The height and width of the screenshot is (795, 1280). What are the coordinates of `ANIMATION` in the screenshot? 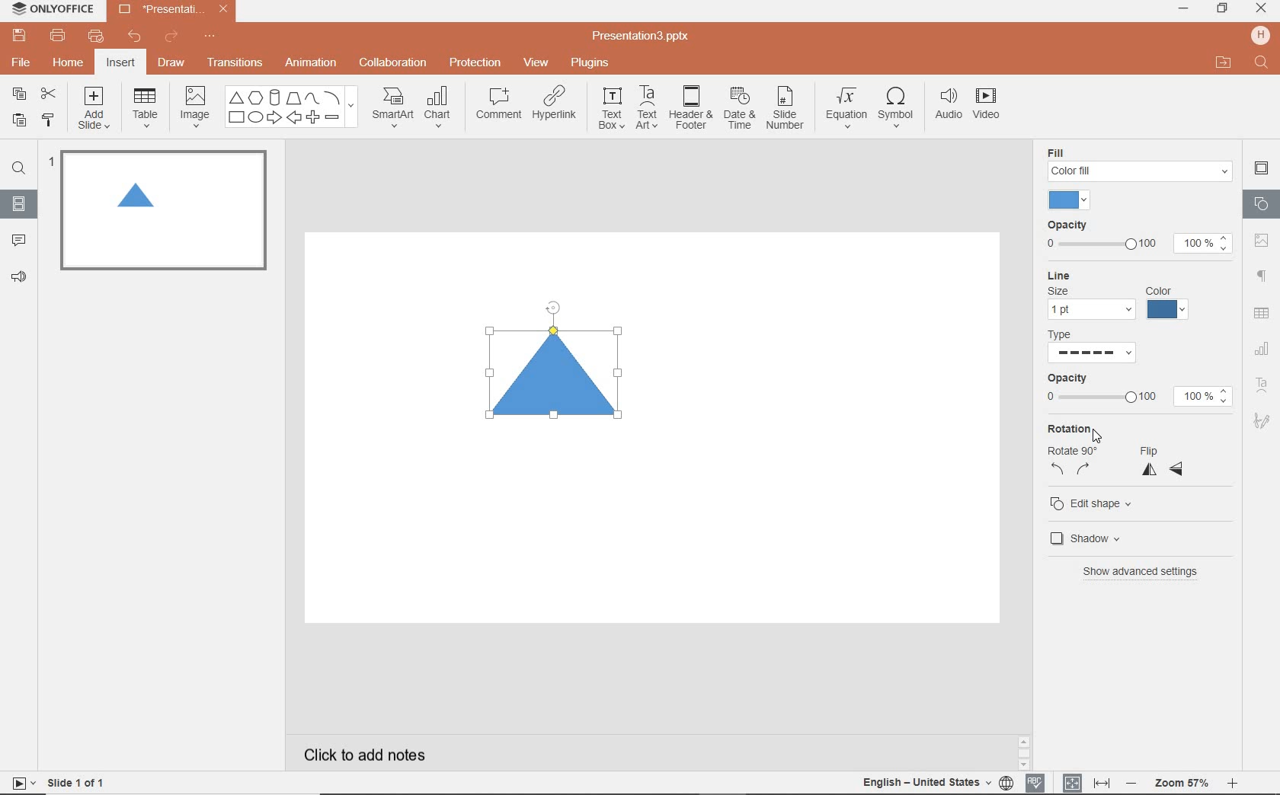 It's located at (310, 64).